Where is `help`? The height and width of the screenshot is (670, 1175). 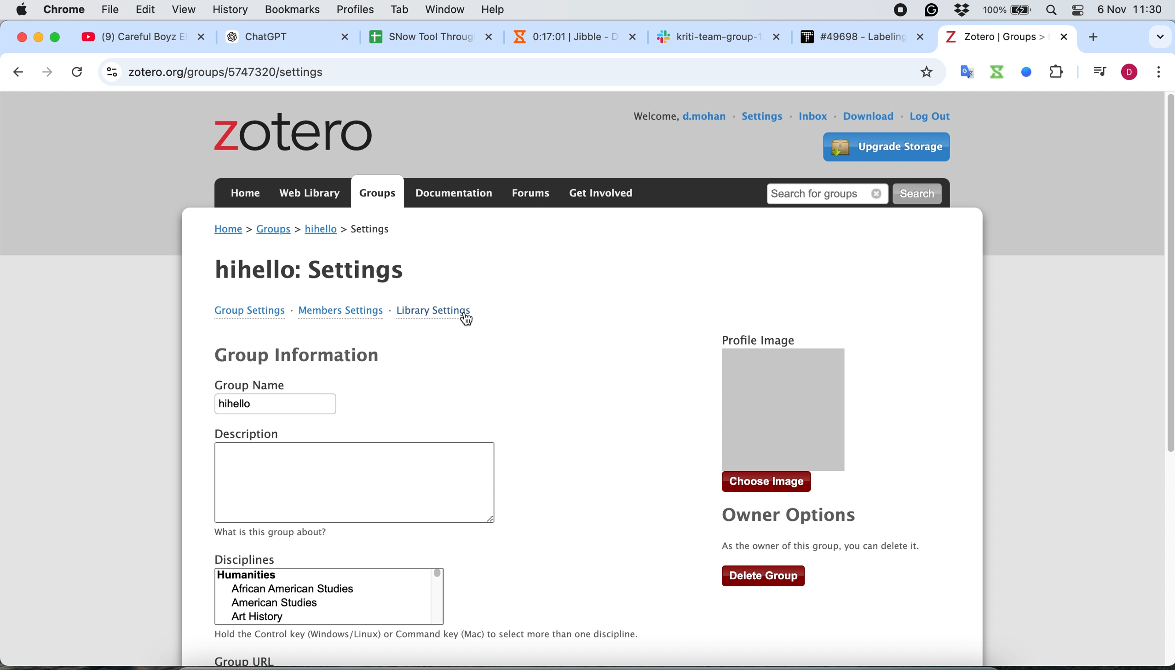
help is located at coordinates (497, 9).